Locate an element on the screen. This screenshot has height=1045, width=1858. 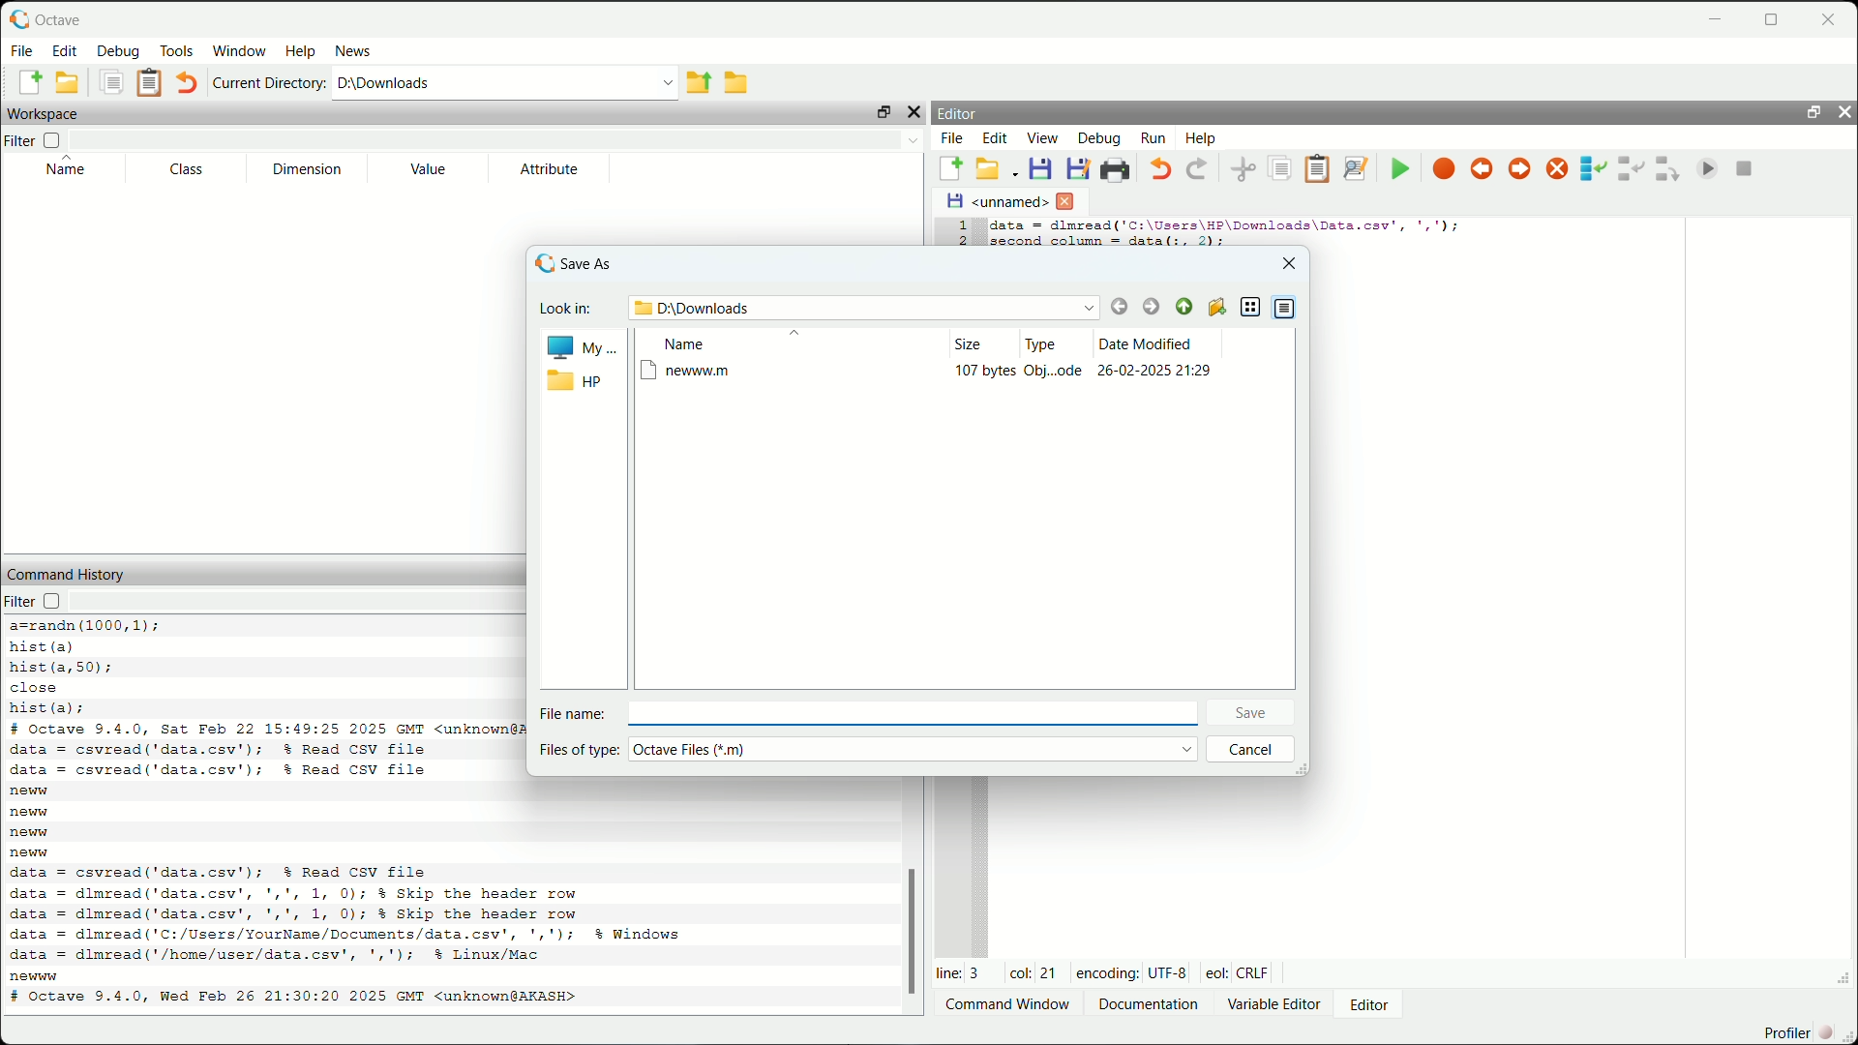
dimension is located at coordinates (302, 169).